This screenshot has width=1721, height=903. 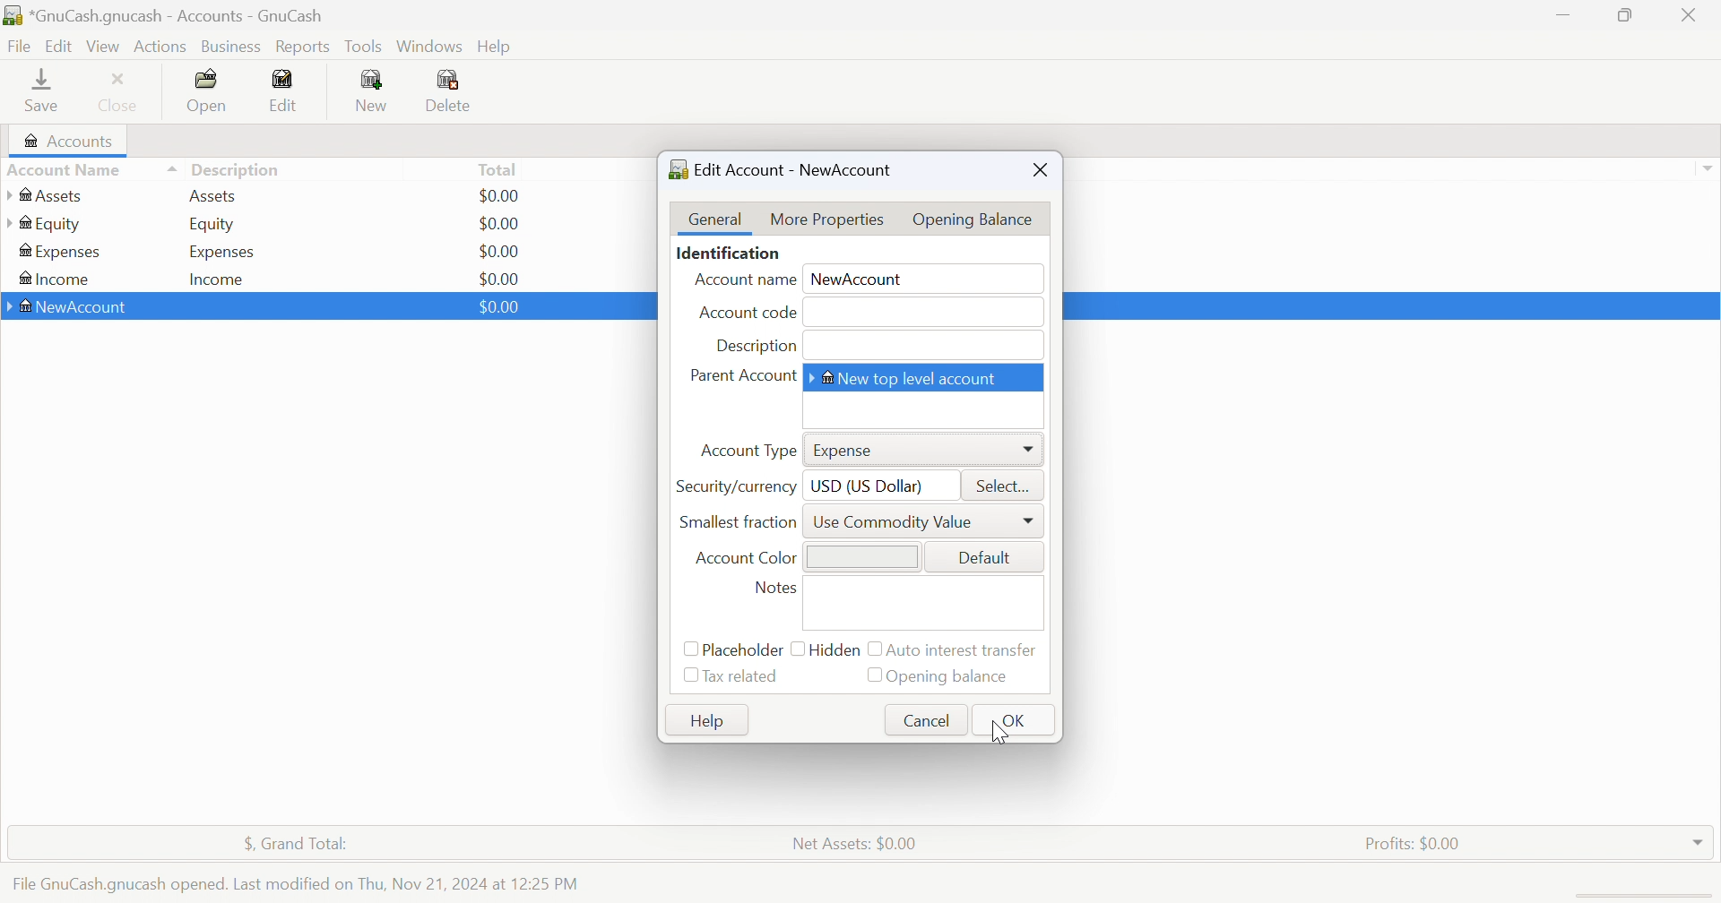 I want to click on Tools, so click(x=365, y=46).